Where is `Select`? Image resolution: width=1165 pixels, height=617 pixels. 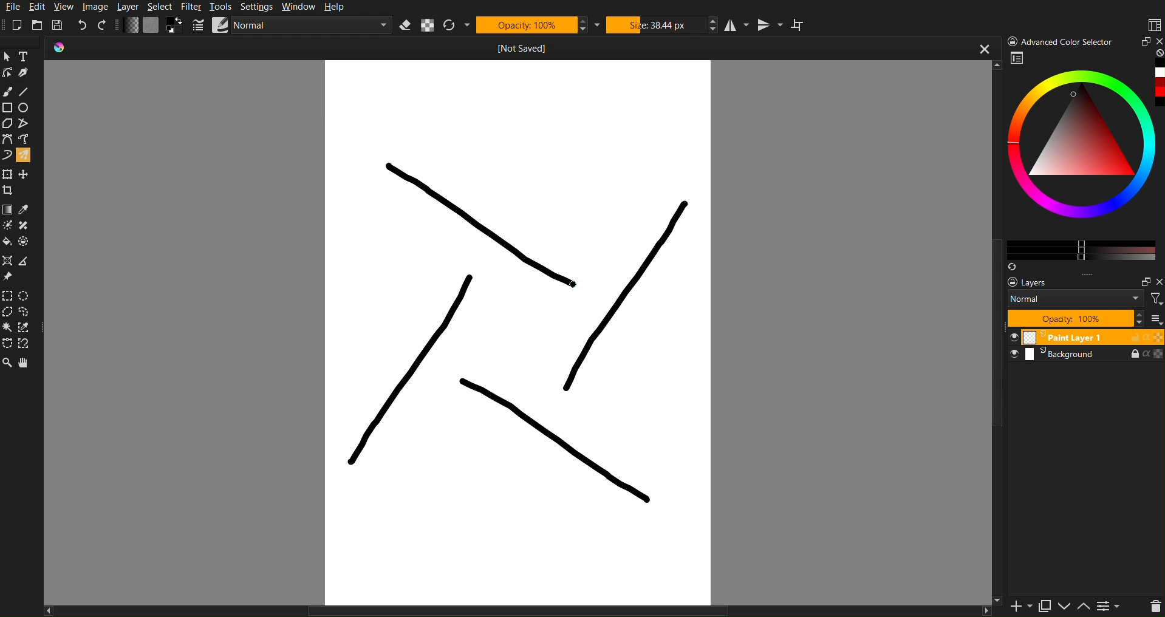 Select is located at coordinates (162, 7).